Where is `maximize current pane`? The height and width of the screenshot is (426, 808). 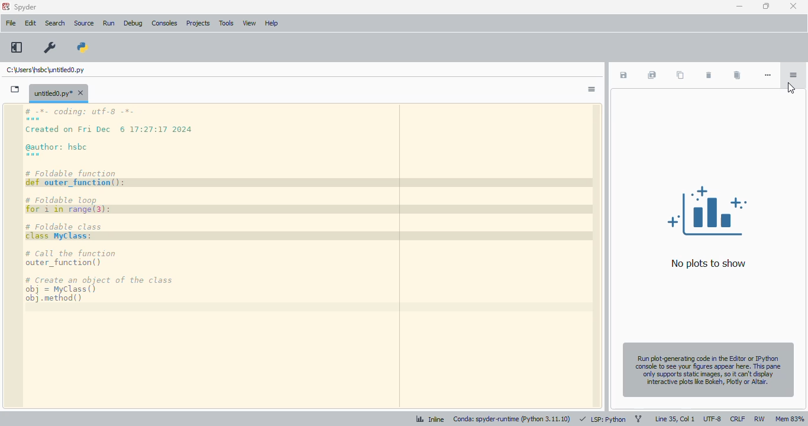
maximize current pane is located at coordinates (17, 47).